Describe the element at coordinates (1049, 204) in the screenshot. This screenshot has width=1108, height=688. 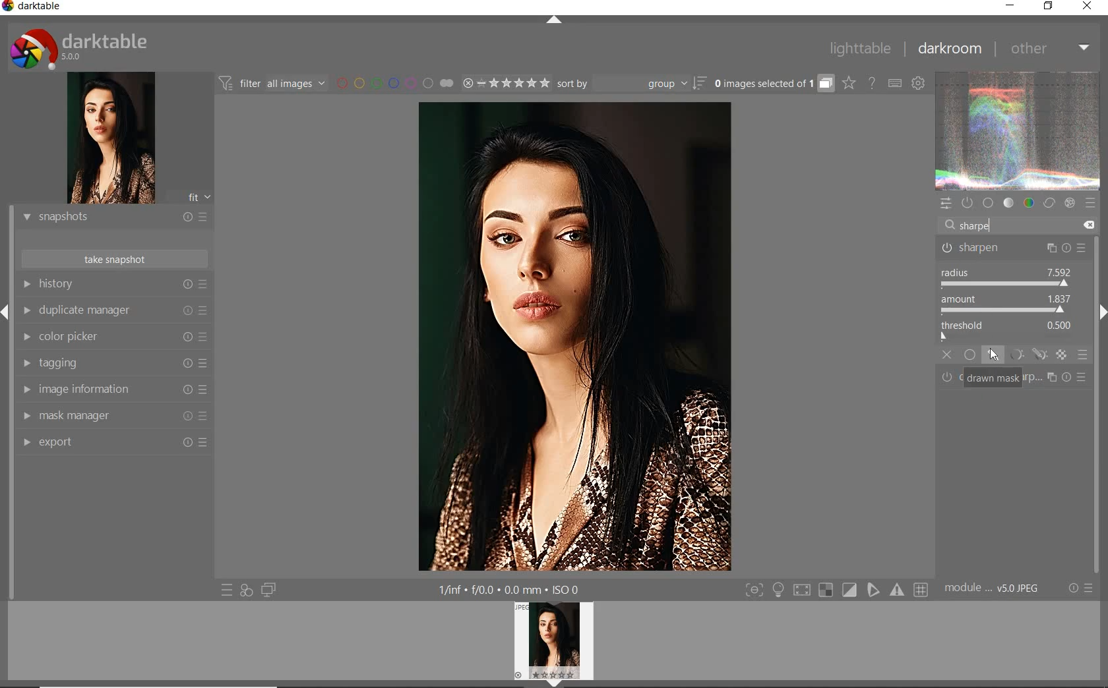
I see `correct` at that location.